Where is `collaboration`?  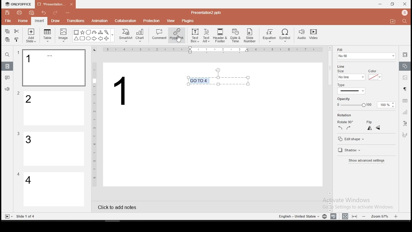 collaboration is located at coordinates (126, 20).